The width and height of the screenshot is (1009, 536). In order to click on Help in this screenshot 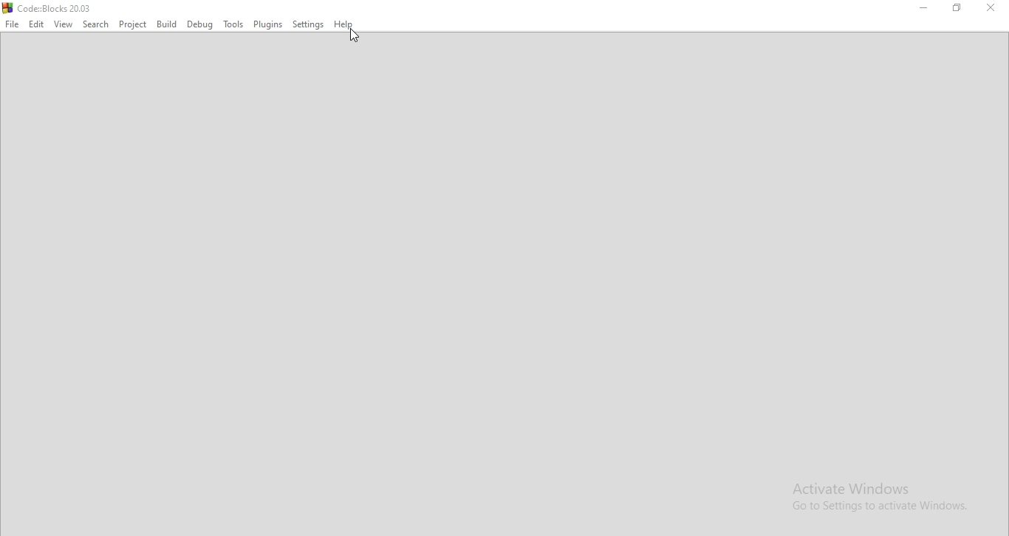, I will do `click(346, 26)`.